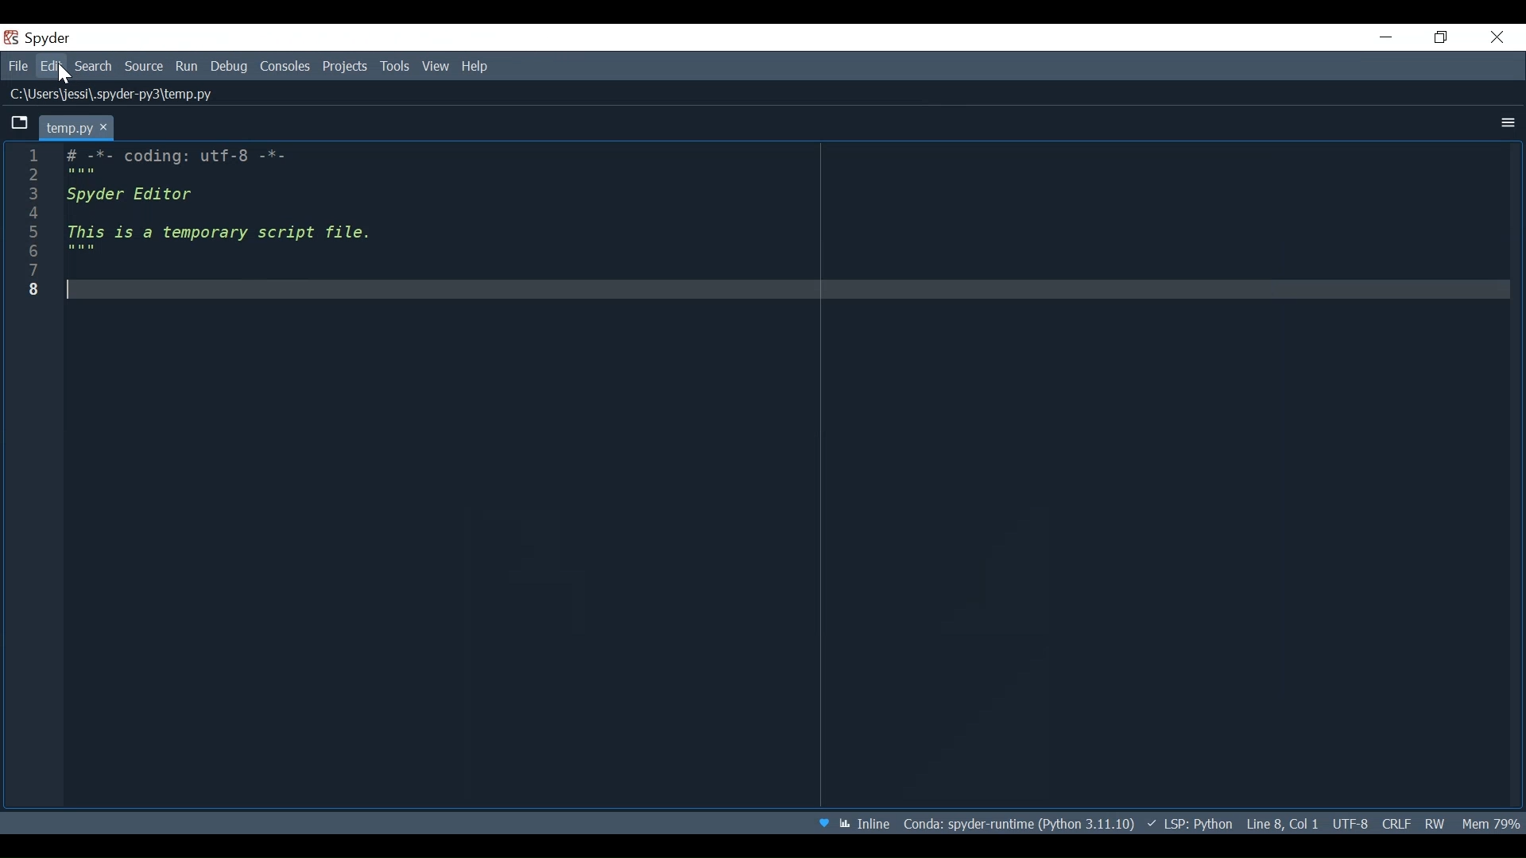  Describe the element at coordinates (18, 68) in the screenshot. I see `File` at that location.